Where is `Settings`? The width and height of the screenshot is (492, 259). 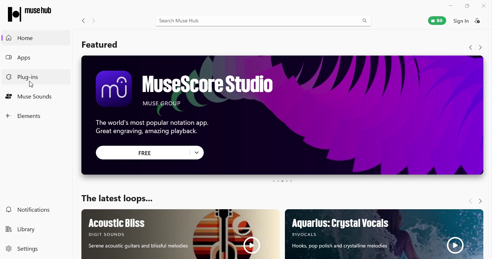 Settings is located at coordinates (30, 249).